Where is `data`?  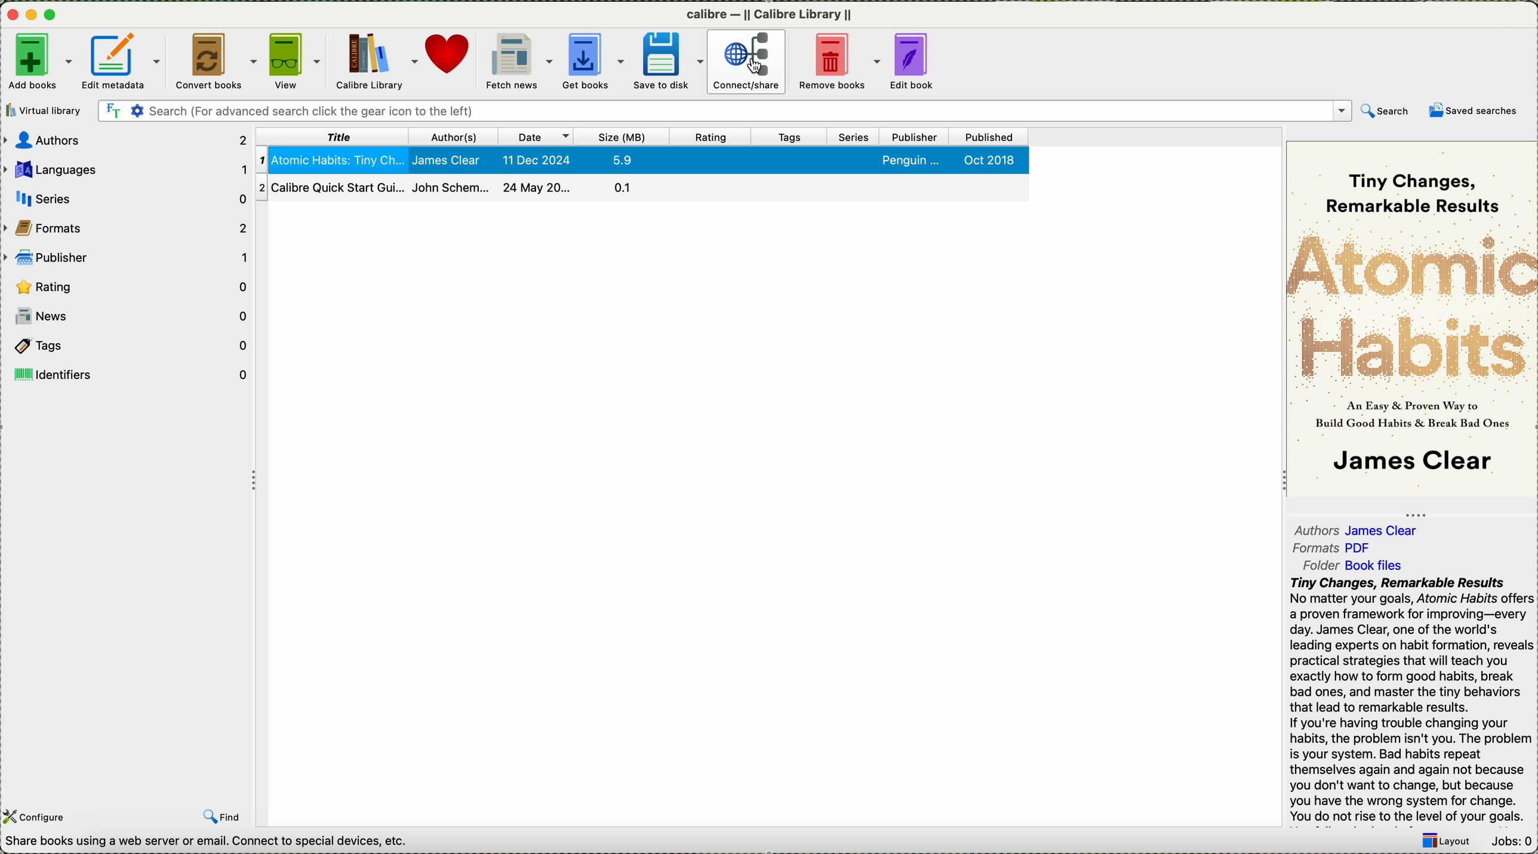
data is located at coordinates (213, 843).